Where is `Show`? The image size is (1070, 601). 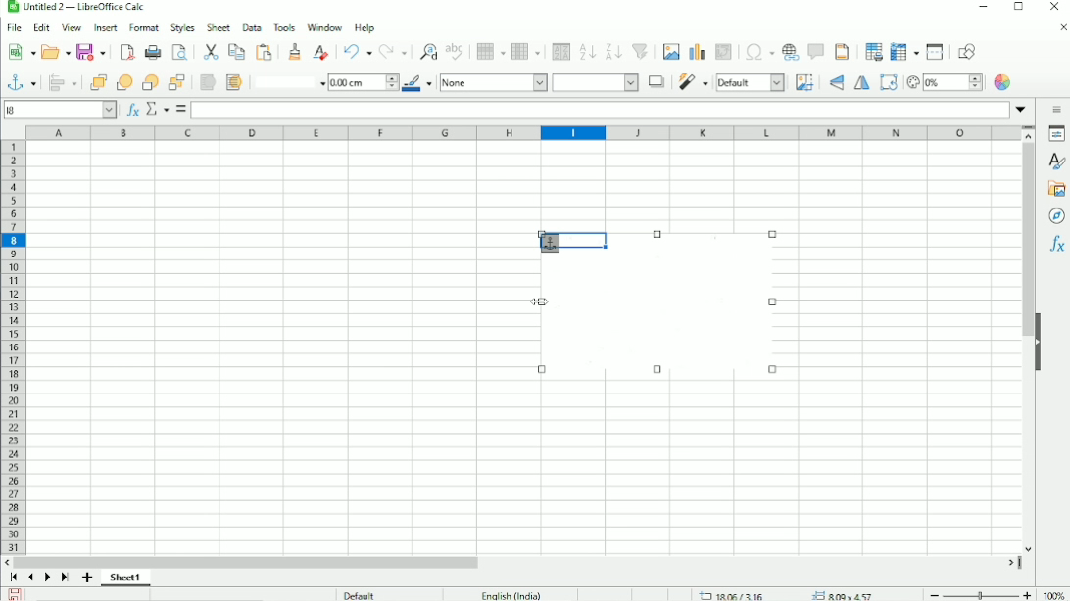 Show is located at coordinates (1038, 341).